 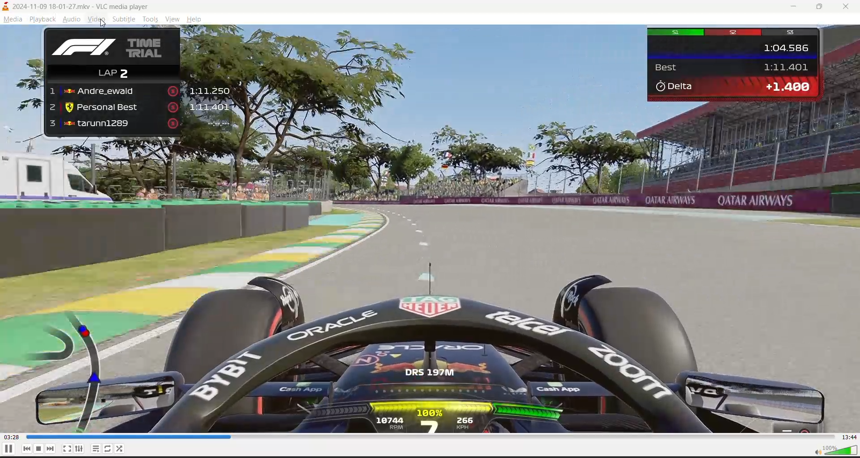 I want to click on pause, so click(x=8, y=449).